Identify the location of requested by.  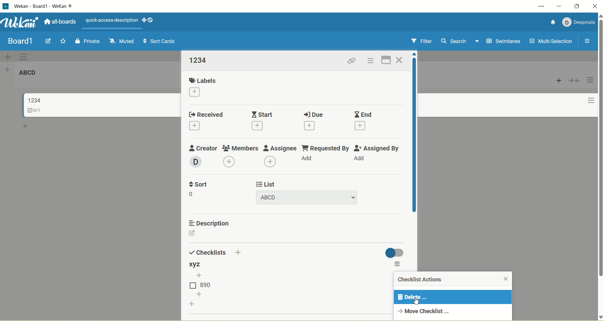
(328, 147).